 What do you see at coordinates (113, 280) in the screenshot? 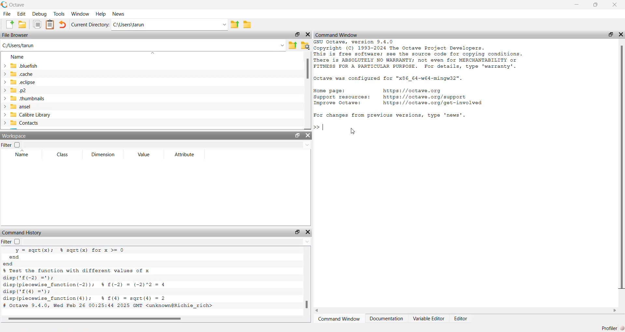
I see `y = sqrt(x); % sqrt(x) for x >= 0

end
end
$ Test the function with different values of x
disp('£(-2) =");
disp (piecewise_function(-2)); $ £(-2) = (-2)"2 = 4
disp('£(4) =");
disp (piecewise_function(4)); % £(4) = sgrt(4) = 2
# Octave 9.4.0, Wed Feb 26 00:25:44 2025 GMT <unknown@Richie_rich>` at bounding box center [113, 280].